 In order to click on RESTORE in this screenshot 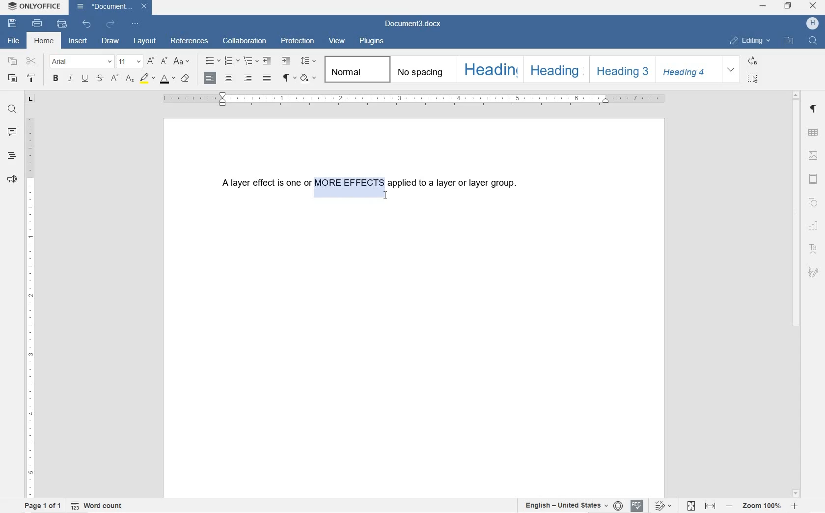, I will do `click(788, 7)`.